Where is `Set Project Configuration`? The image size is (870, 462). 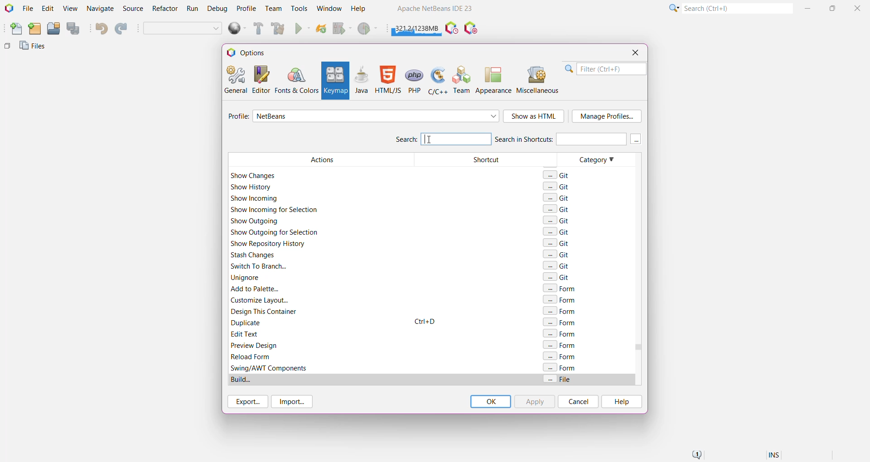
Set Project Configuration is located at coordinates (183, 29).